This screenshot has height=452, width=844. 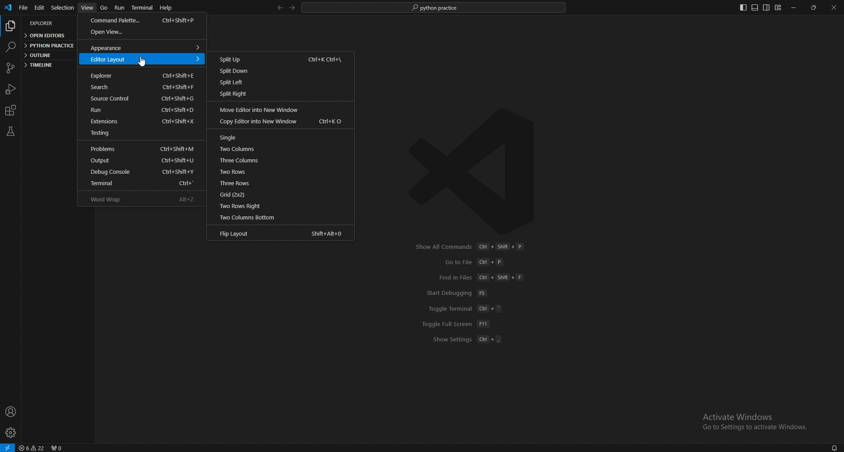 I want to click on explorer, so click(x=10, y=27).